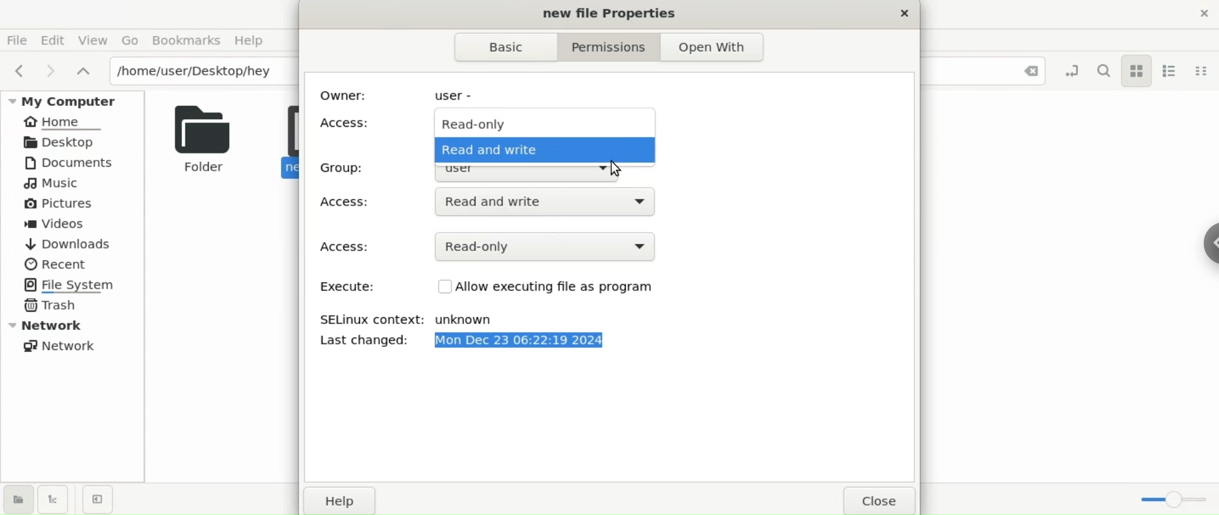  I want to click on Owner, so click(350, 95).